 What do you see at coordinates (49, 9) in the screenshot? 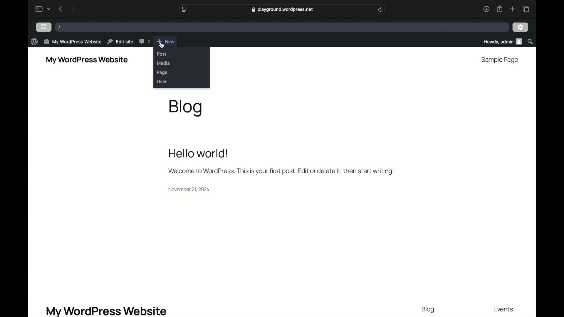
I see `tab group picker` at bounding box center [49, 9].